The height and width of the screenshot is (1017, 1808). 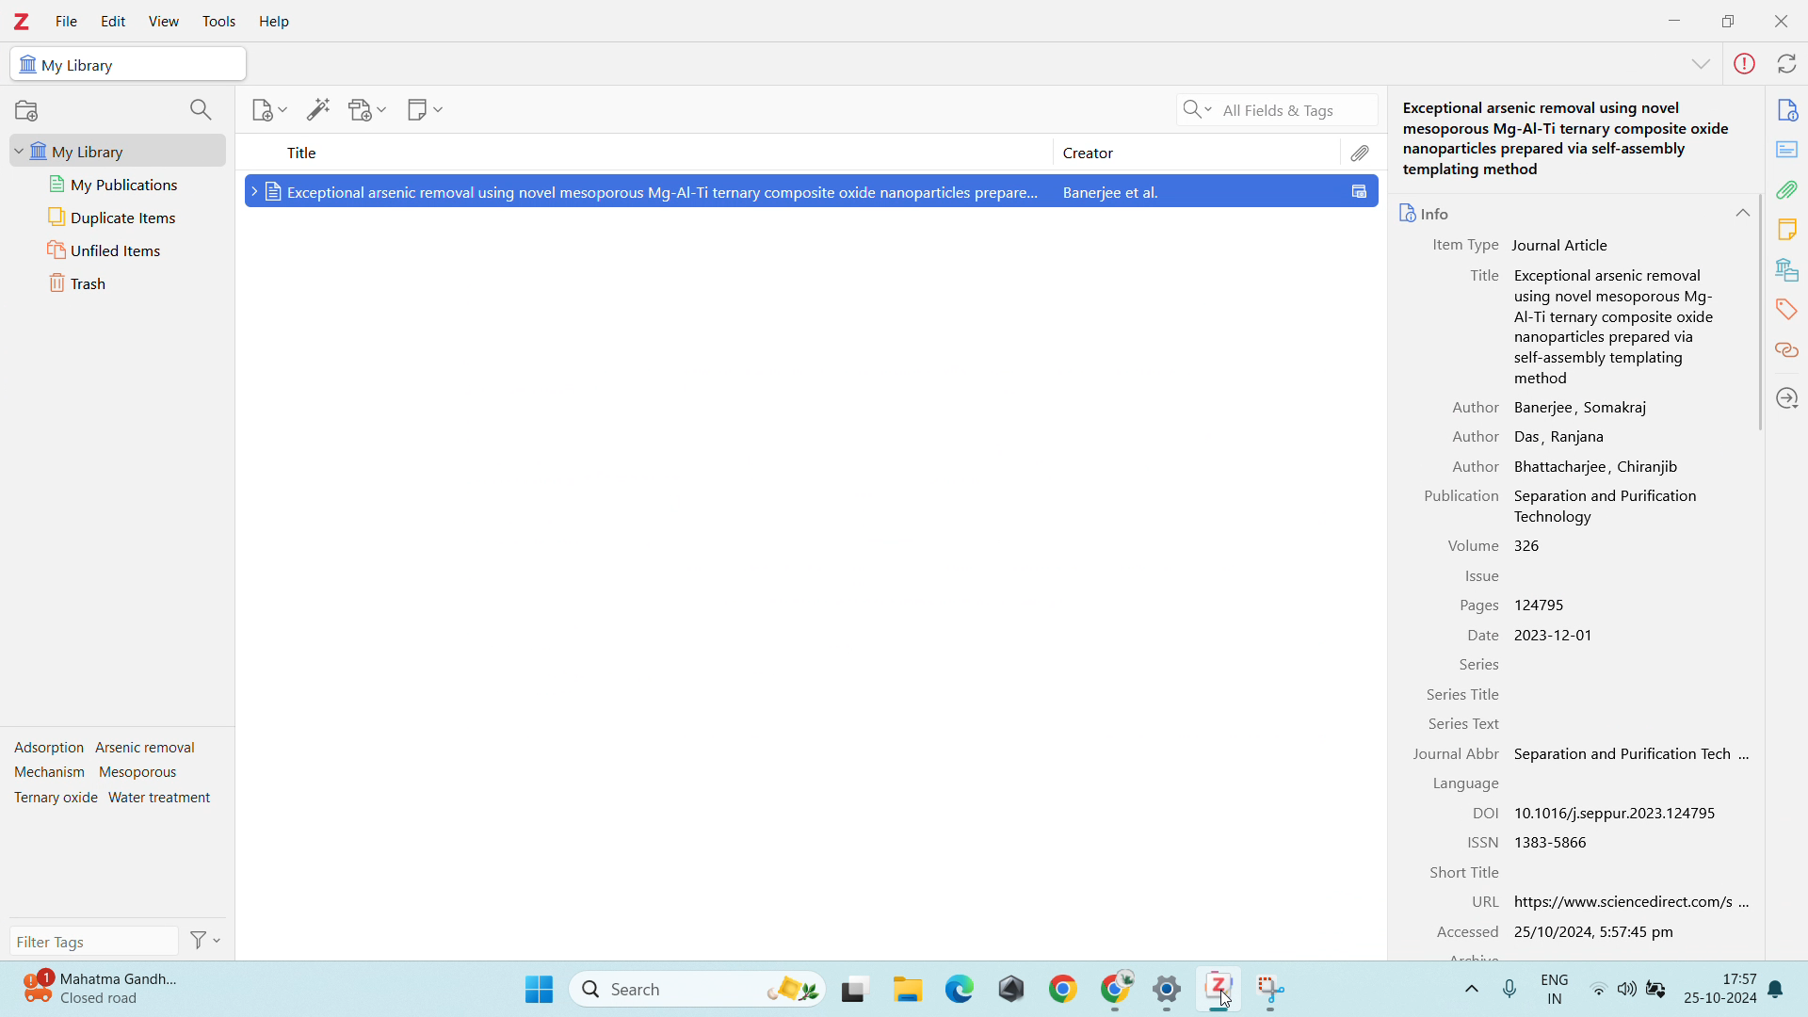 I want to click on attachments, so click(x=1787, y=189).